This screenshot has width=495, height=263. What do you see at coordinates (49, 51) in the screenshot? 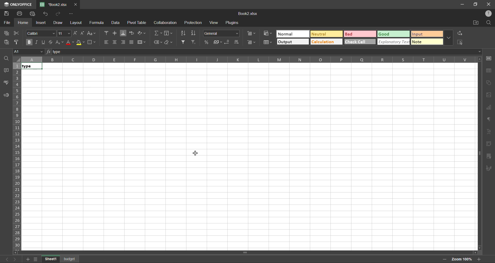
I see `fx` at bounding box center [49, 51].